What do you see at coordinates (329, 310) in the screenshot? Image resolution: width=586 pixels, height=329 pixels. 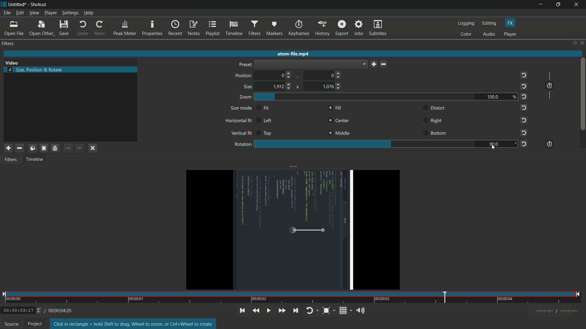 I see `toggle zoom` at bounding box center [329, 310].